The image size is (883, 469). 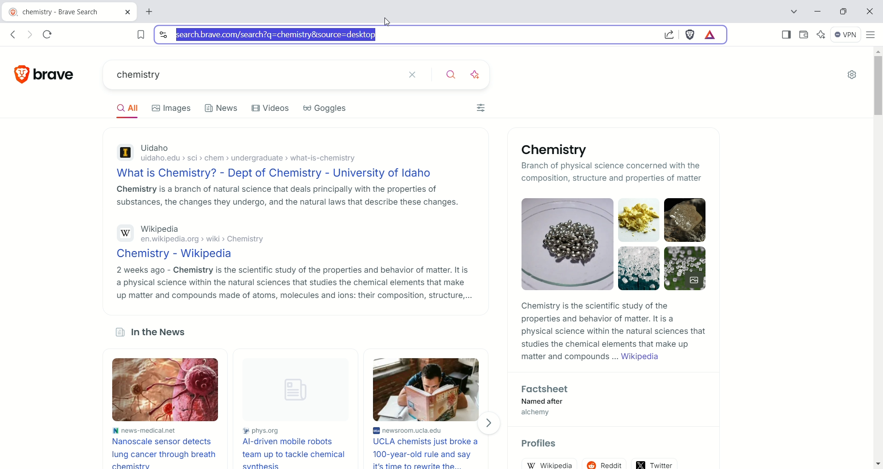 What do you see at coordinates (136, 34) in the screenshot?
I see `bookmark` at bounding box center [136, 34].